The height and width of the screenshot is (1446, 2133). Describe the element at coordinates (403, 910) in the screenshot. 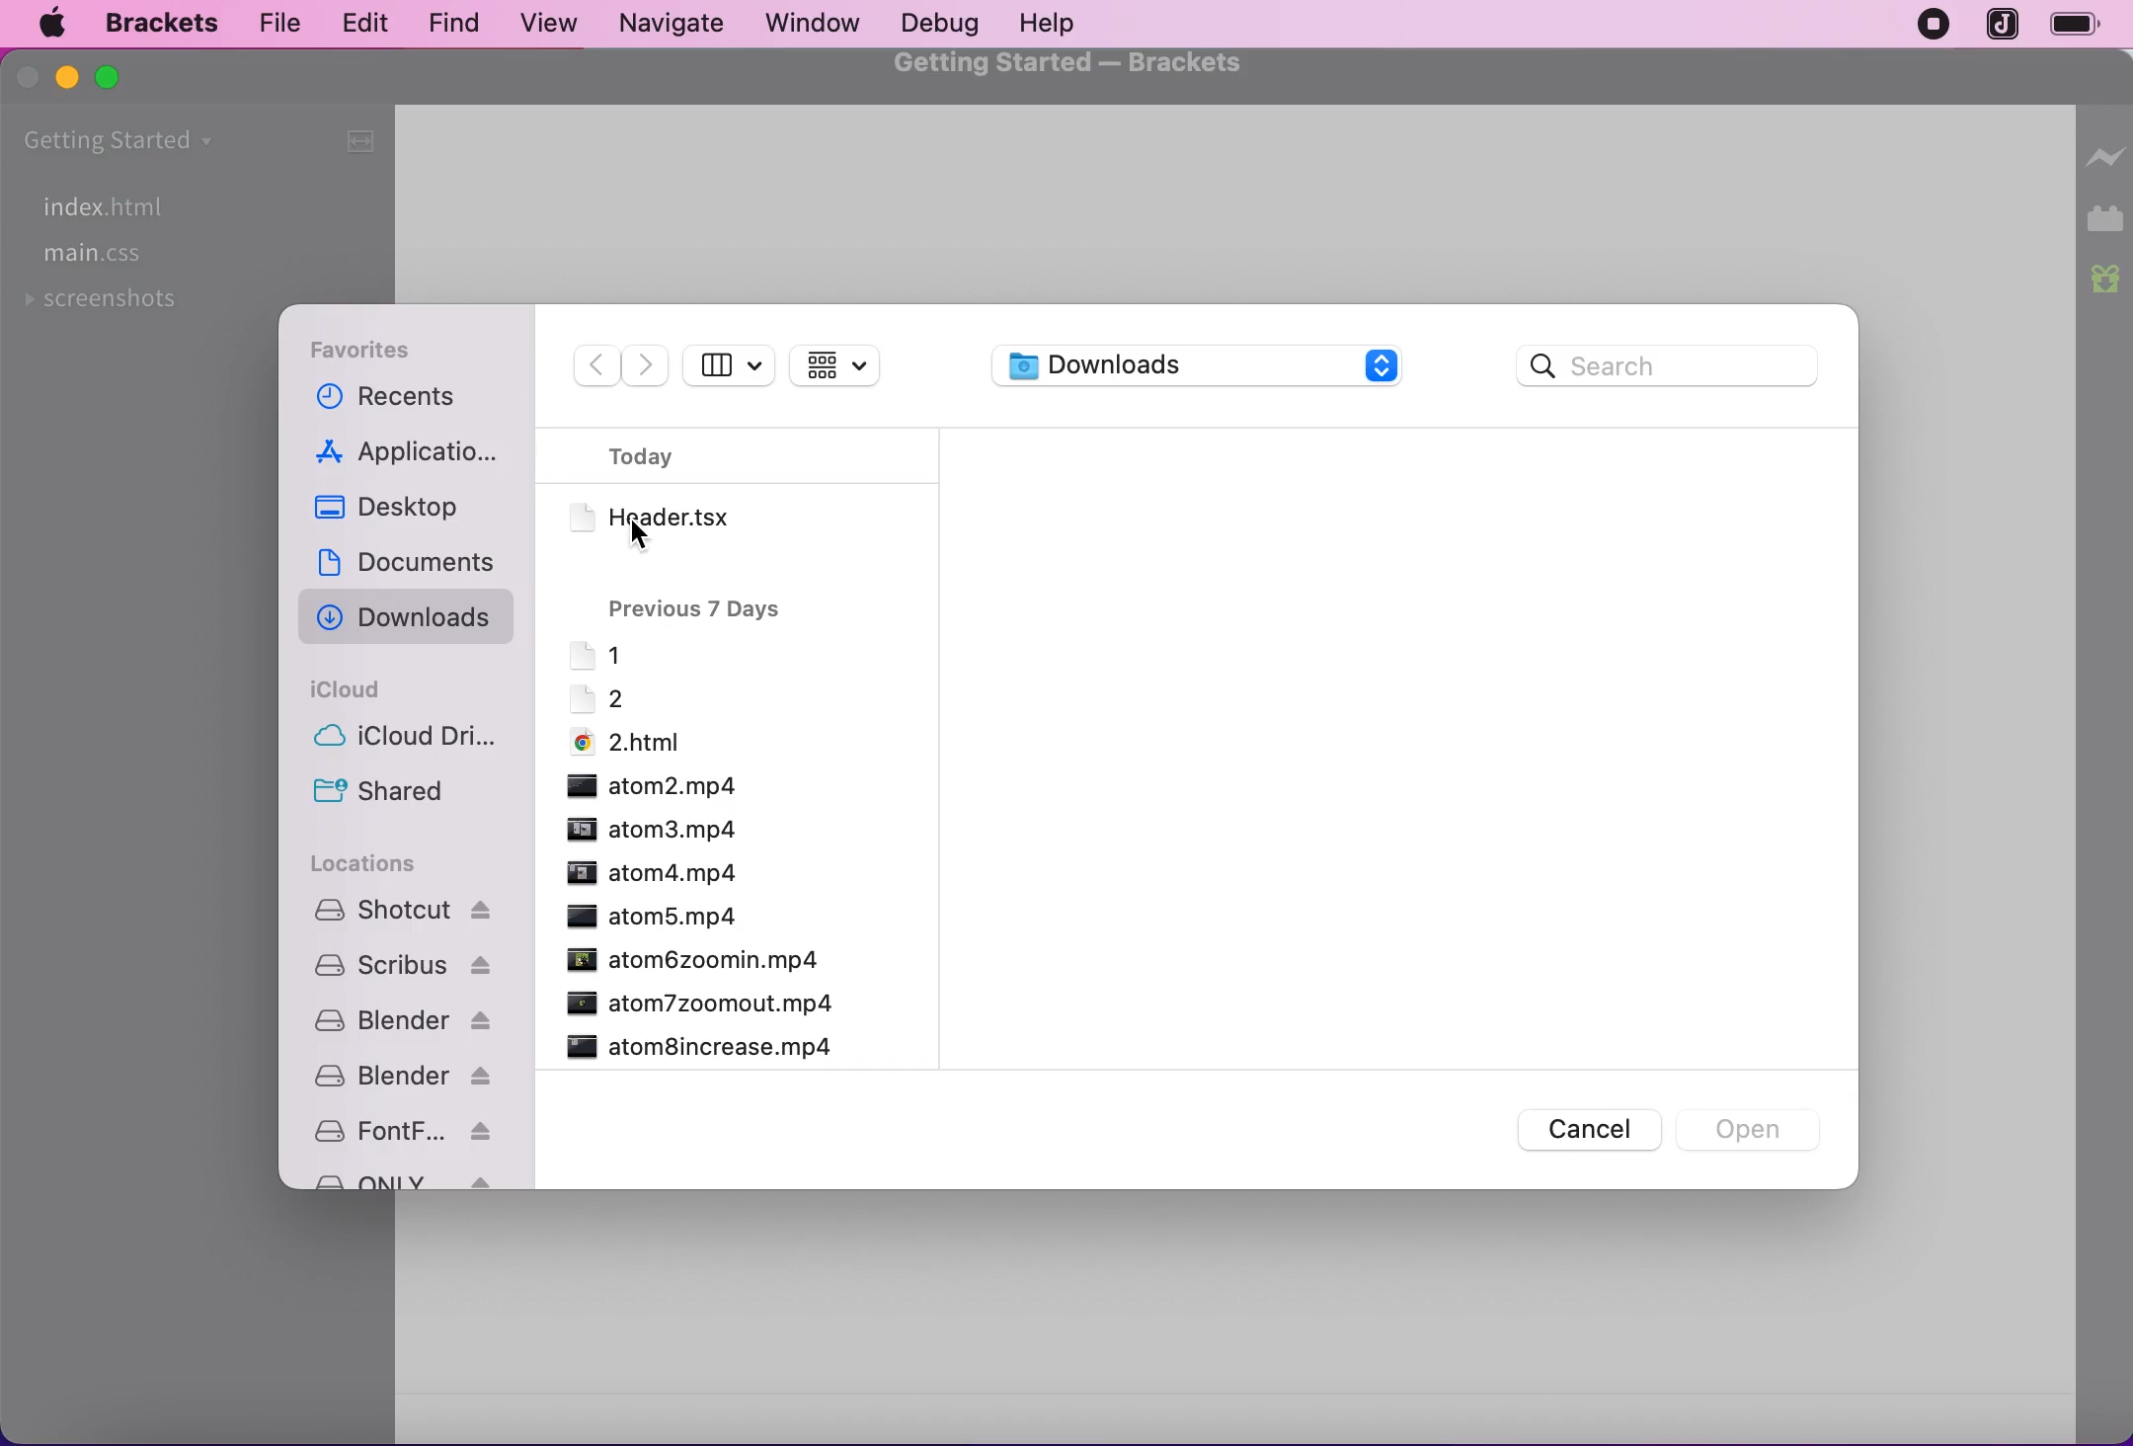

I see `shotcut` at that location.